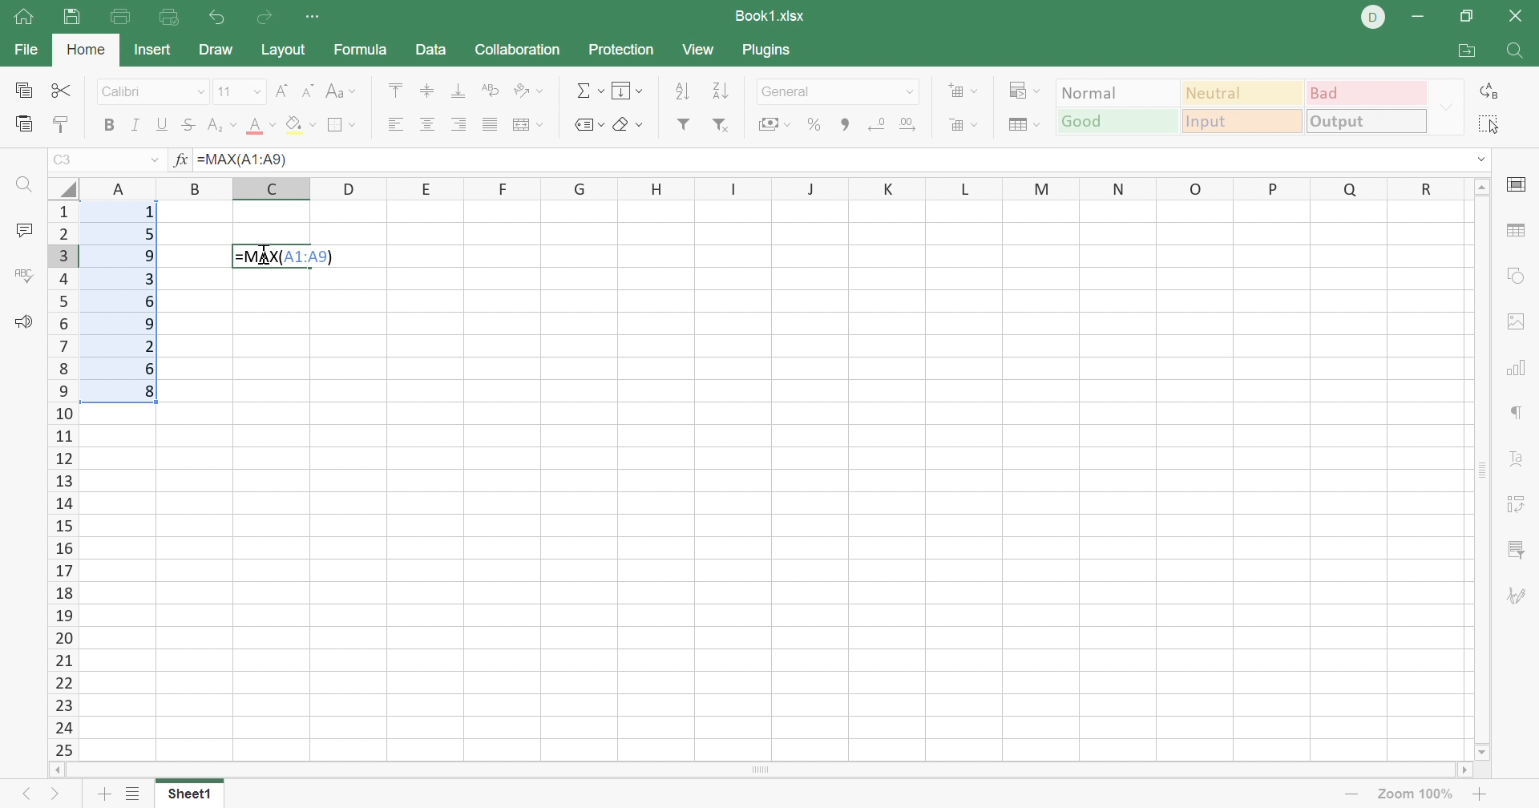  What do you see at coordinates (62, 771) in the screenshot?
I see `Scroll Left` at bounding box center [62, 771].